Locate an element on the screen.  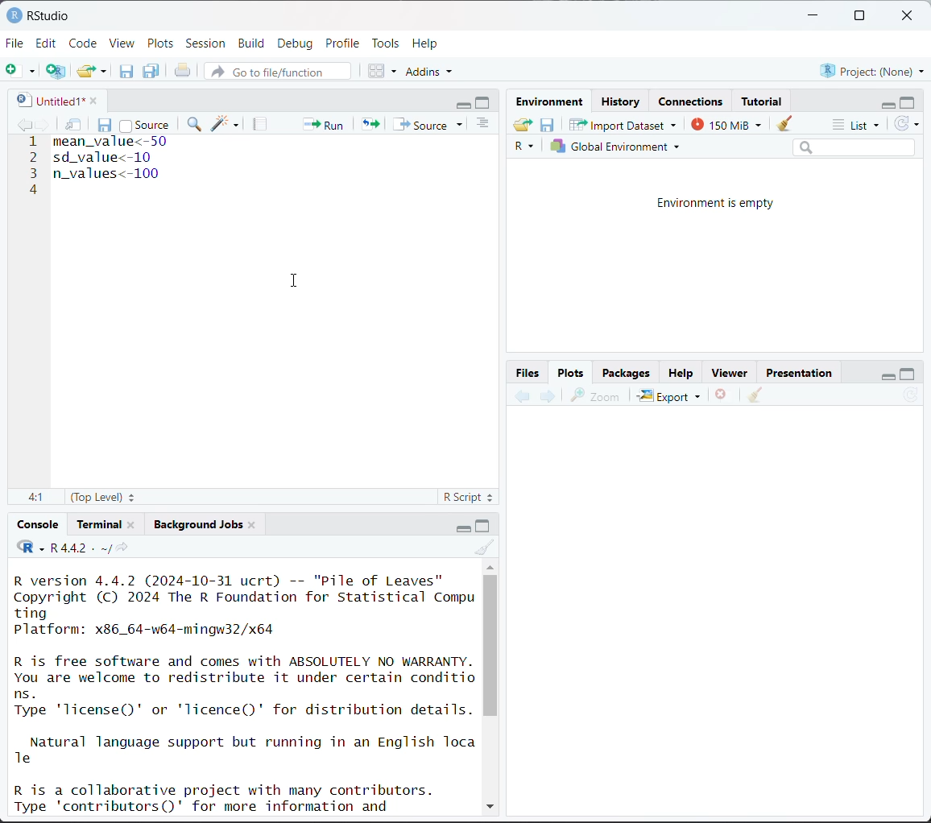
refresh current plot is located at coordinates (911, 397).